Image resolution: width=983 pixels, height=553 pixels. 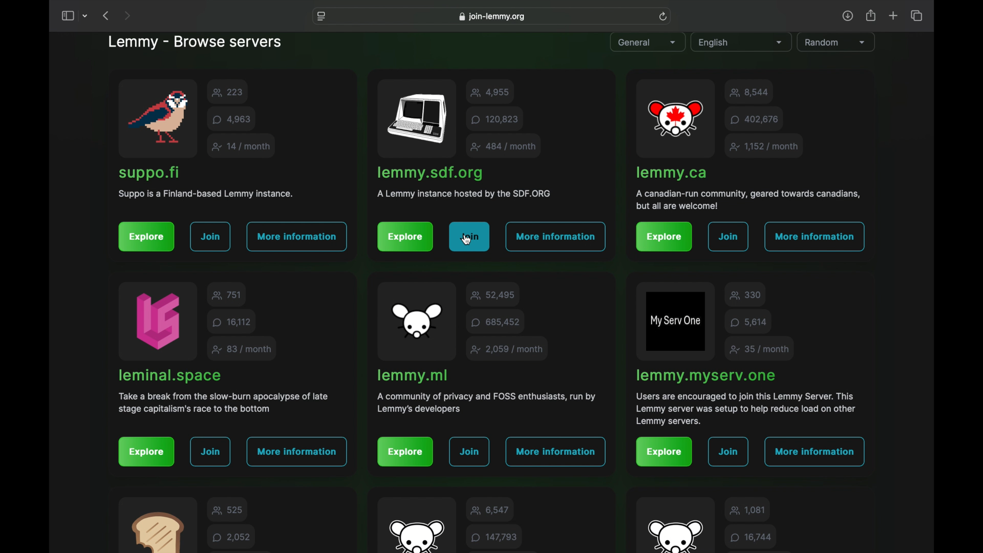 I want to click on more information, so click(x=297, y=237).